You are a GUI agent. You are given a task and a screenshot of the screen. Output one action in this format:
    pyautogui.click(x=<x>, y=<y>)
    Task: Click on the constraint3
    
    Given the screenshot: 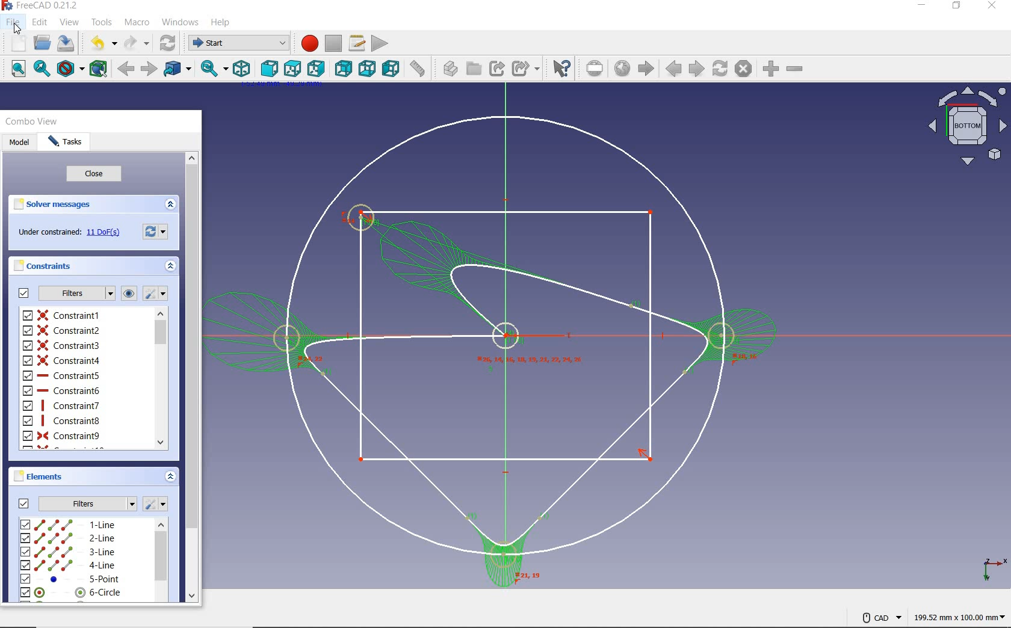 What is the action you would take?
    pyautogui.click(x=62, y=345)
    